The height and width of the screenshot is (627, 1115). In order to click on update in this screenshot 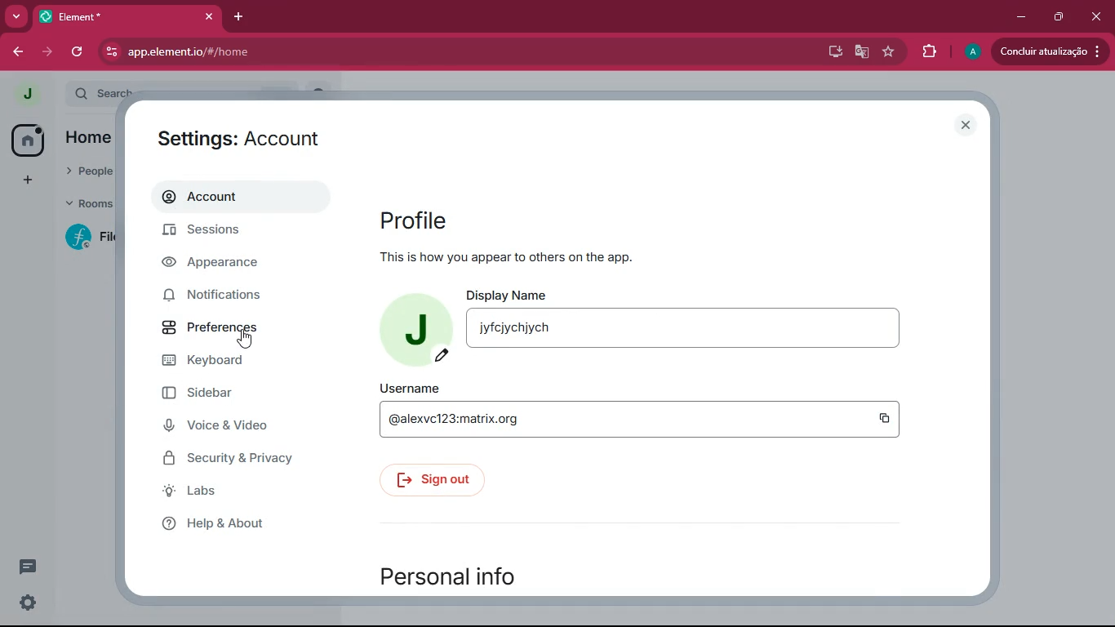, I will do `click(1047, 51)`.